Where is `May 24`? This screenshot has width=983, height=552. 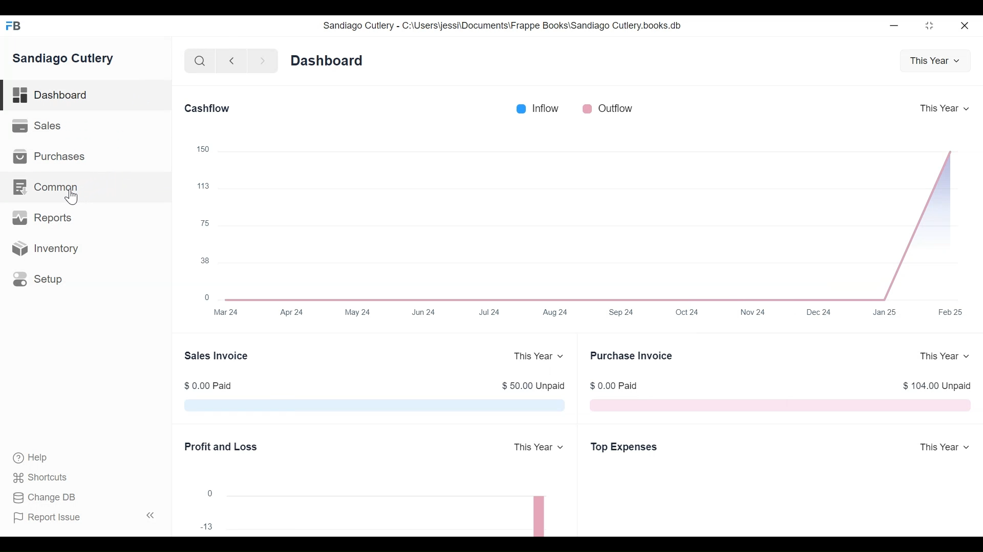
May 24 is located at coordinates (357, 311).